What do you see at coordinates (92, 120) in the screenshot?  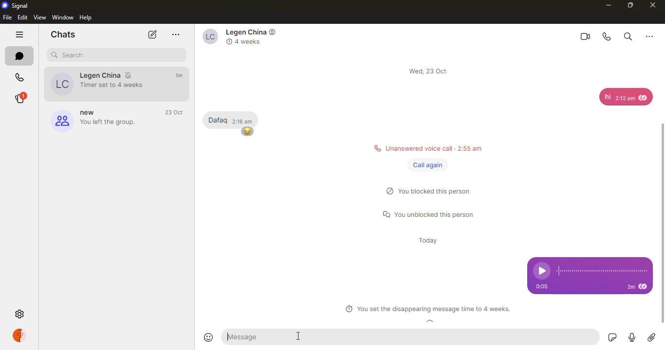 I see `new You left the group.` at bounding box center [92, 120].